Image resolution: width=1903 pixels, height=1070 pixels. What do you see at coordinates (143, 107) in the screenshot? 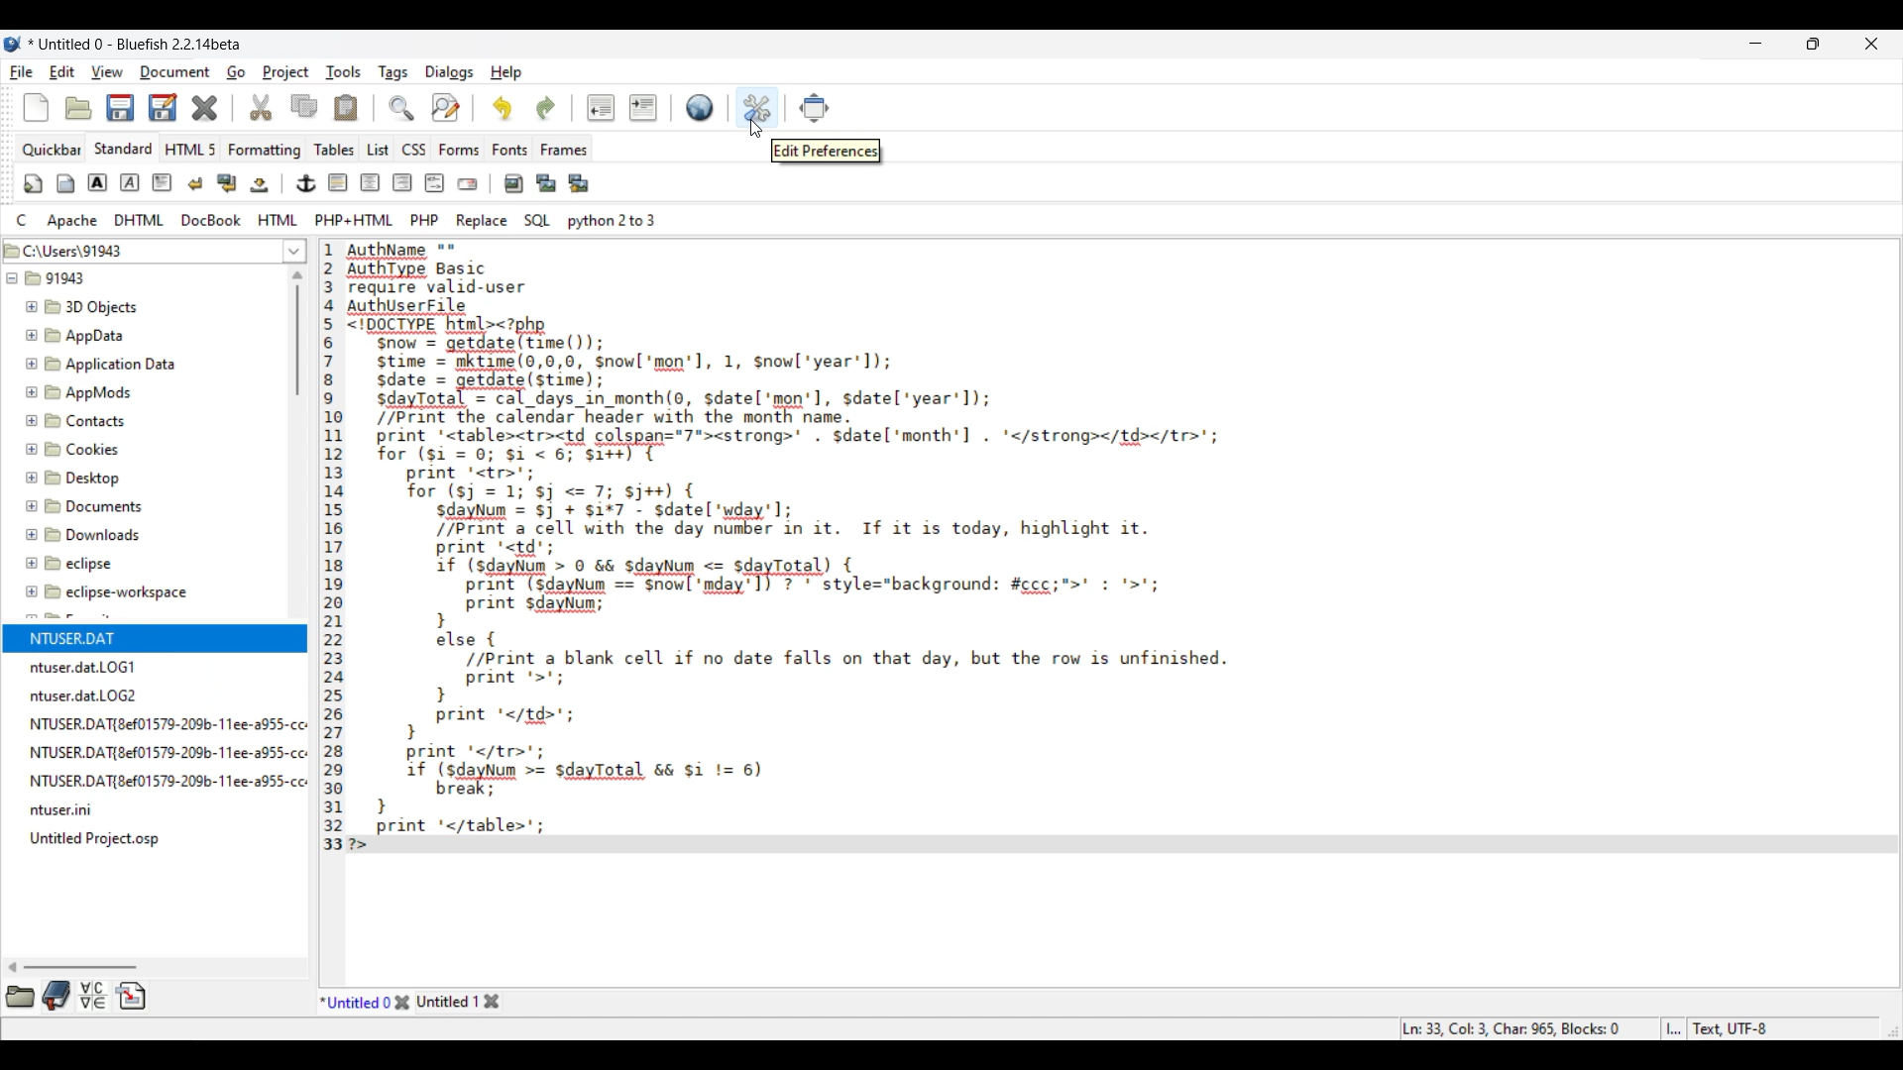
I see `Save options` at bounding box center [143, 107].